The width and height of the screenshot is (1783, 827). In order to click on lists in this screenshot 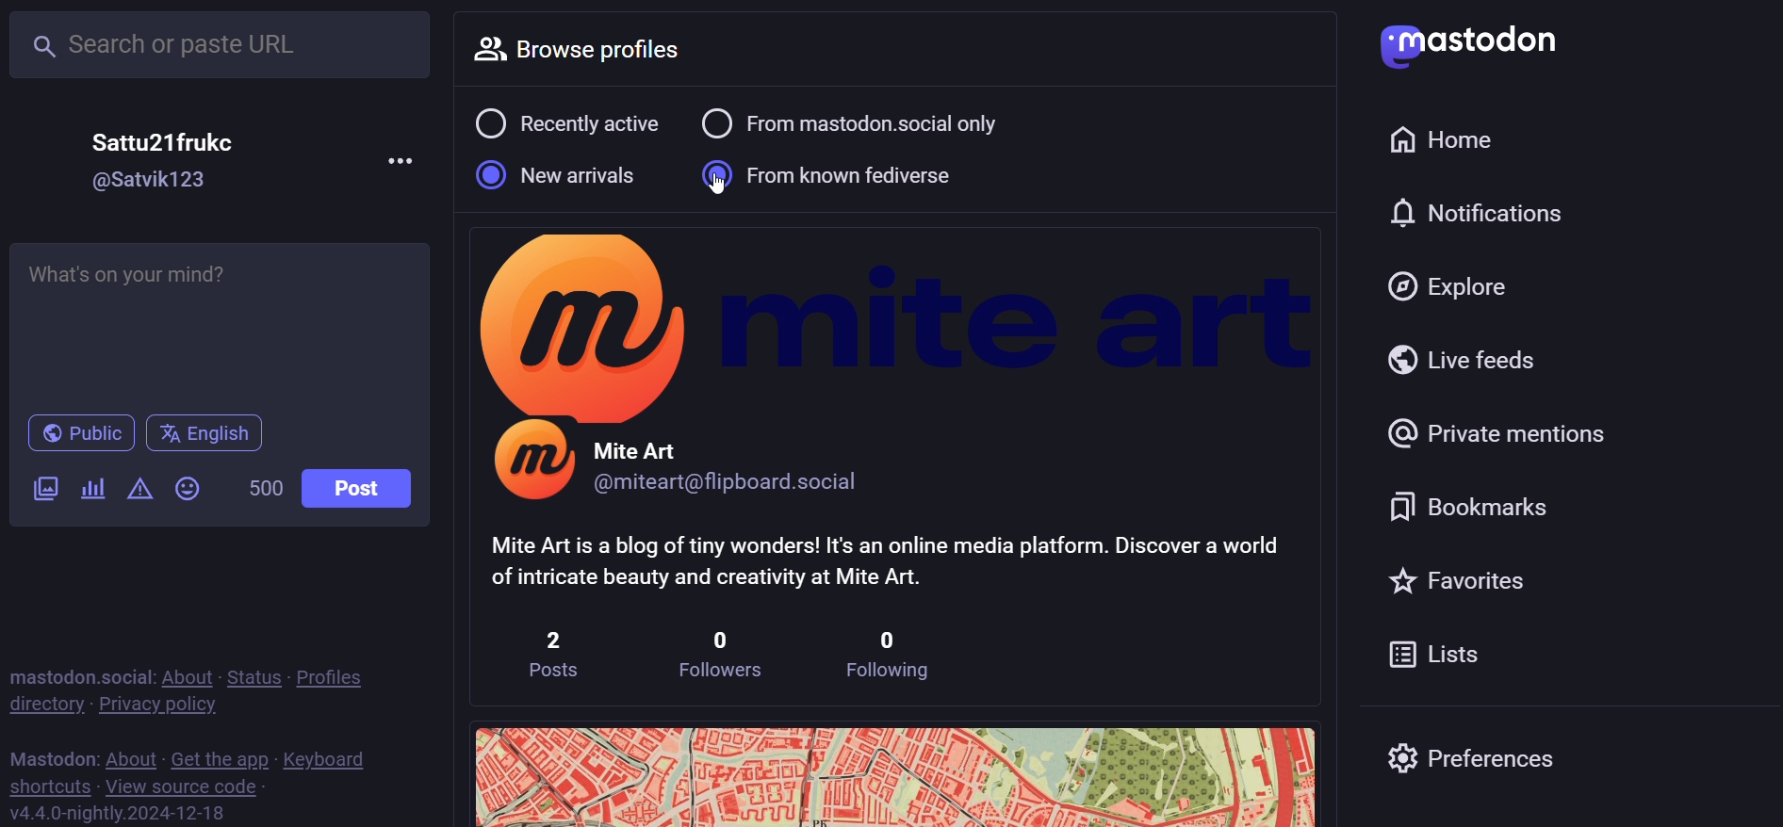, I will do `click(1445, 658)`.